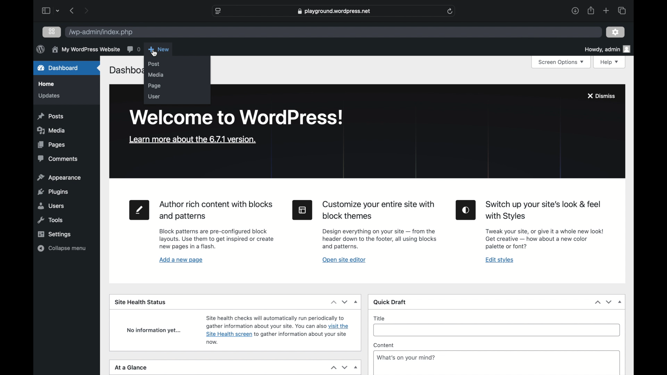 Image resolution: width=667 pixels, height=375 pixels. I want to click on help, so click(610, 62).